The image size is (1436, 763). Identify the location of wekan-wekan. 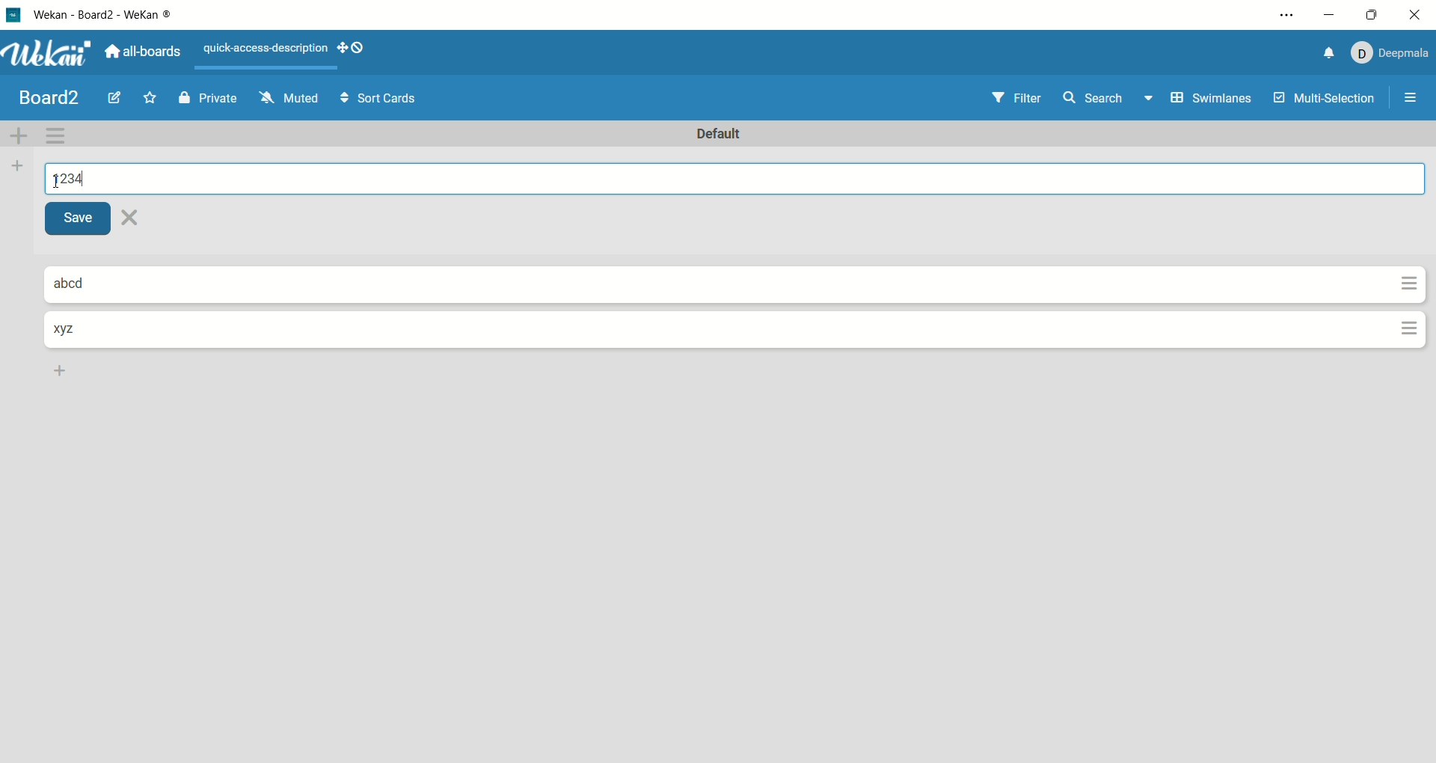
(110, 16).